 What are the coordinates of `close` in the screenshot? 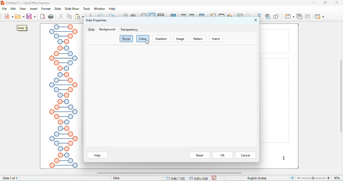 It's located at (256, 20).